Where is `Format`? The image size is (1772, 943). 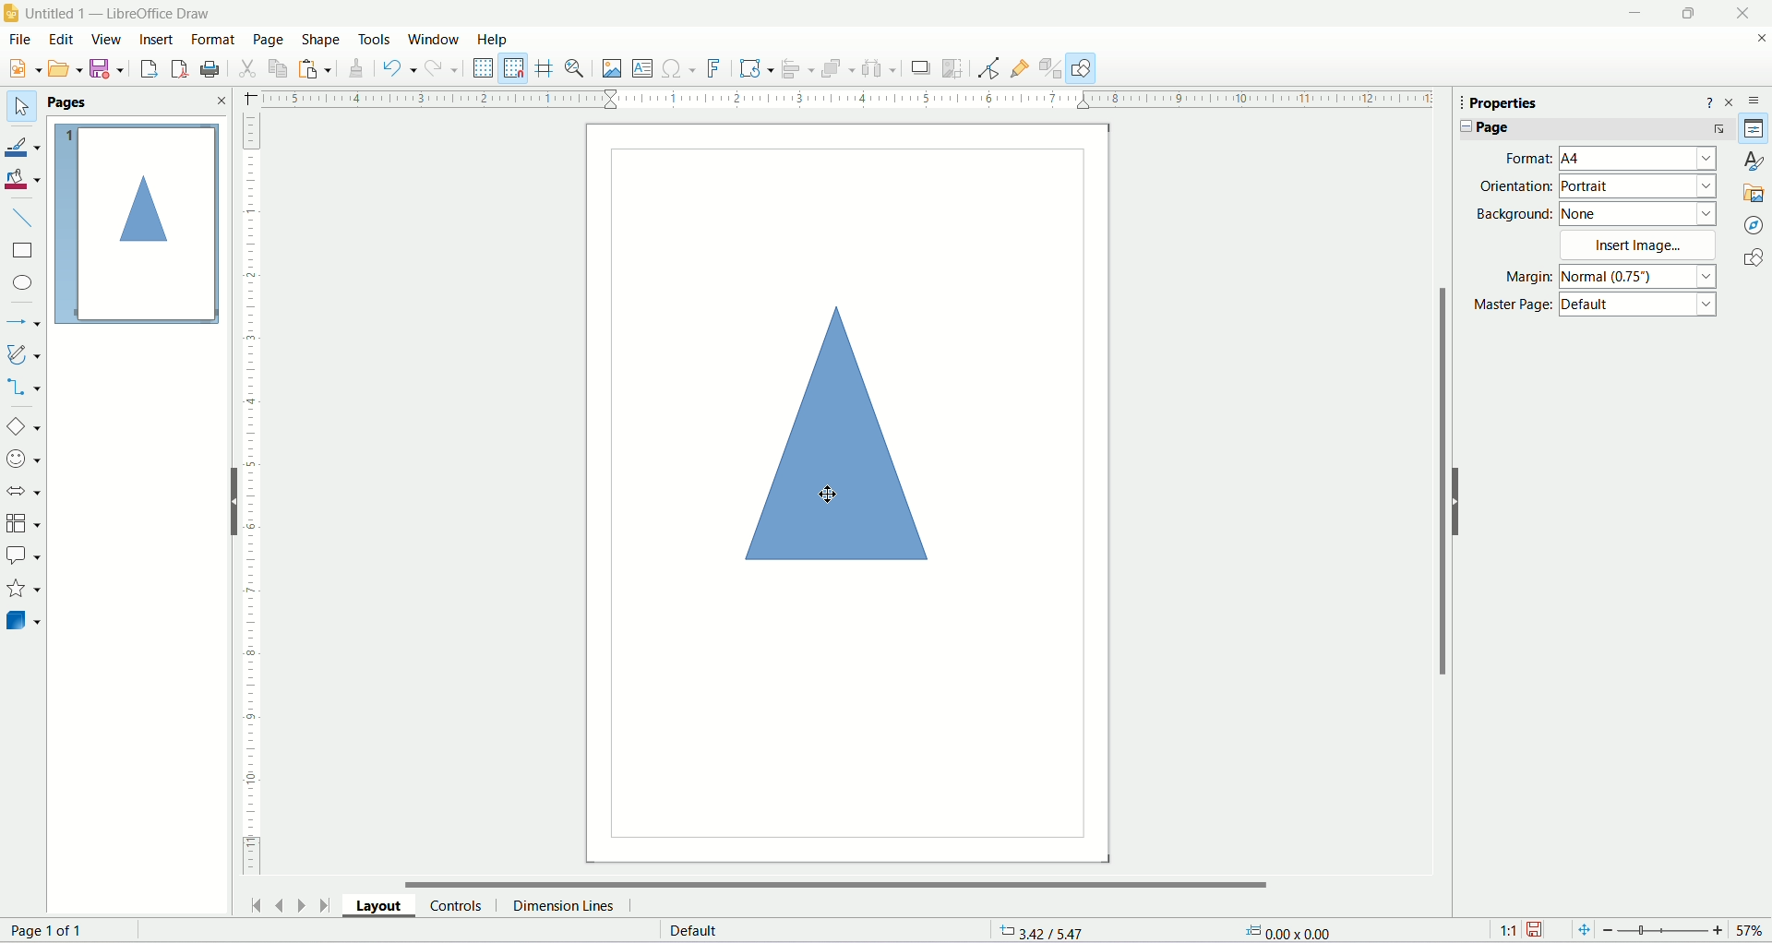 Format is located at coordinates (1526, 159).